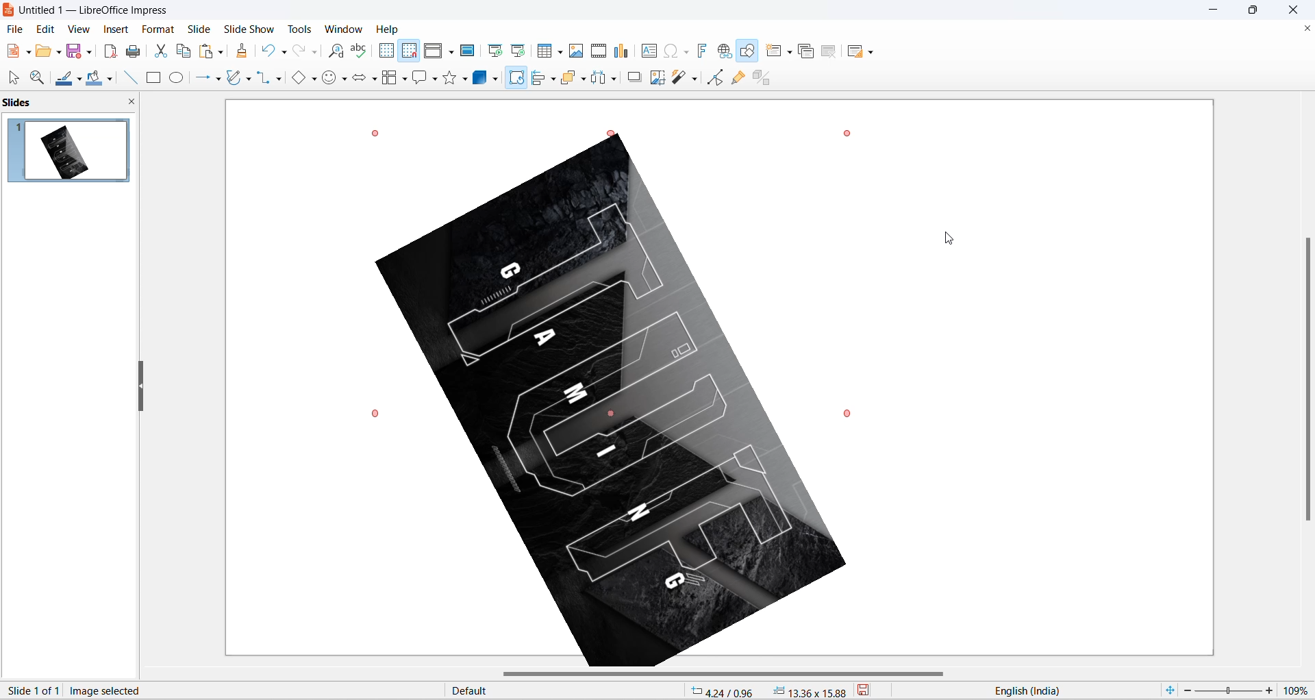 This screenshot has width=1315, height=700. I want to click on draw shapes , so click(749, 51).